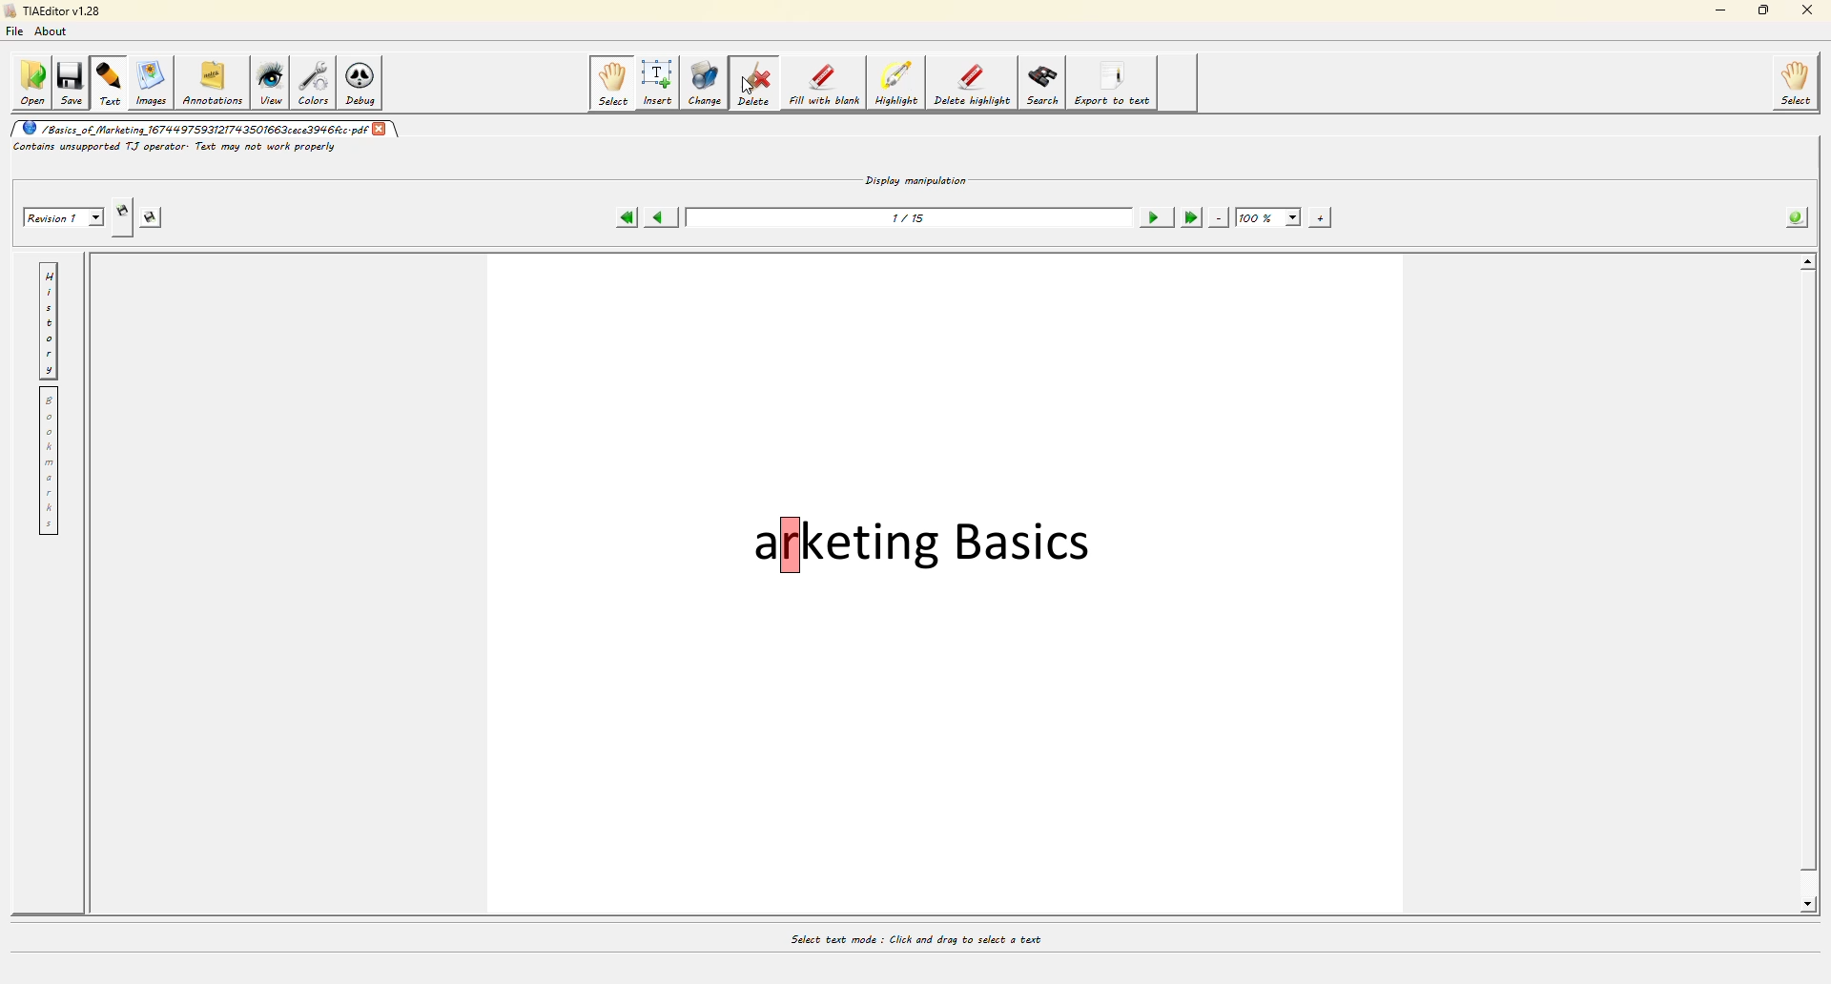 The width and height of the screenshot is (1831, 984). Describe the element at coordinates (910, 216) in the screenshot. I see `page number` at that location.